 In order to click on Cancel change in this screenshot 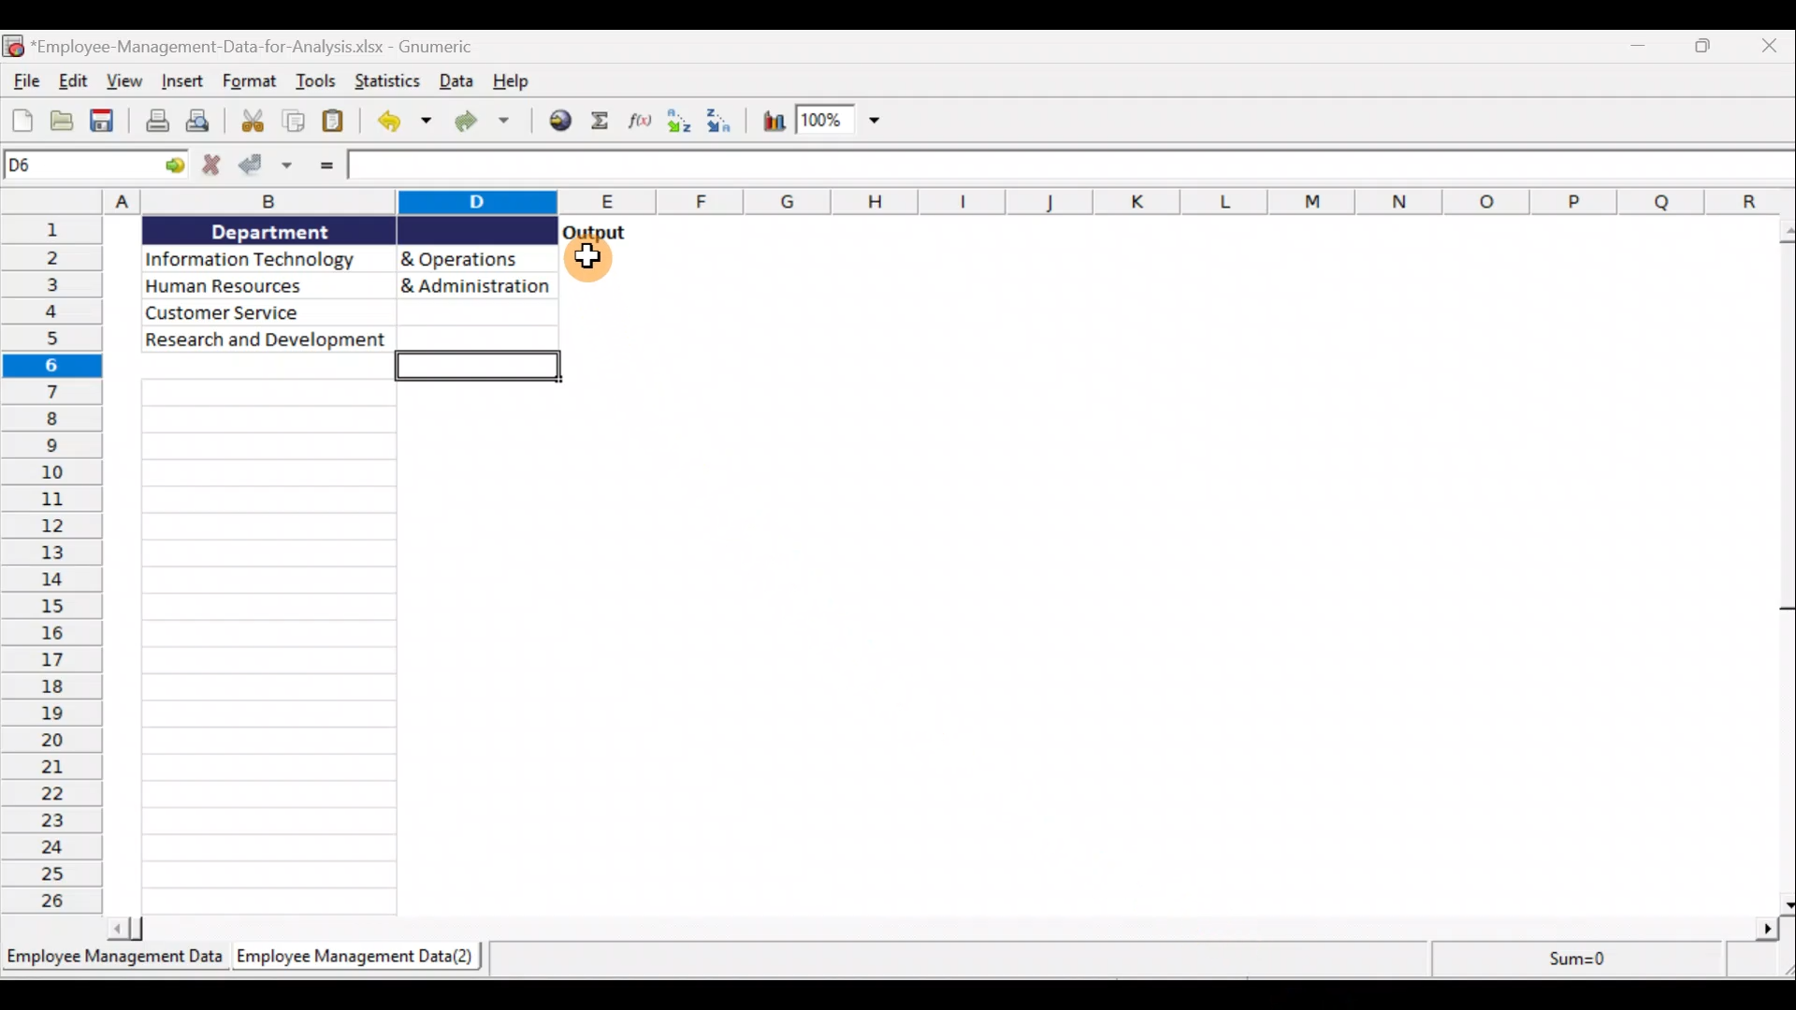, I will do `click(210, 167)`.